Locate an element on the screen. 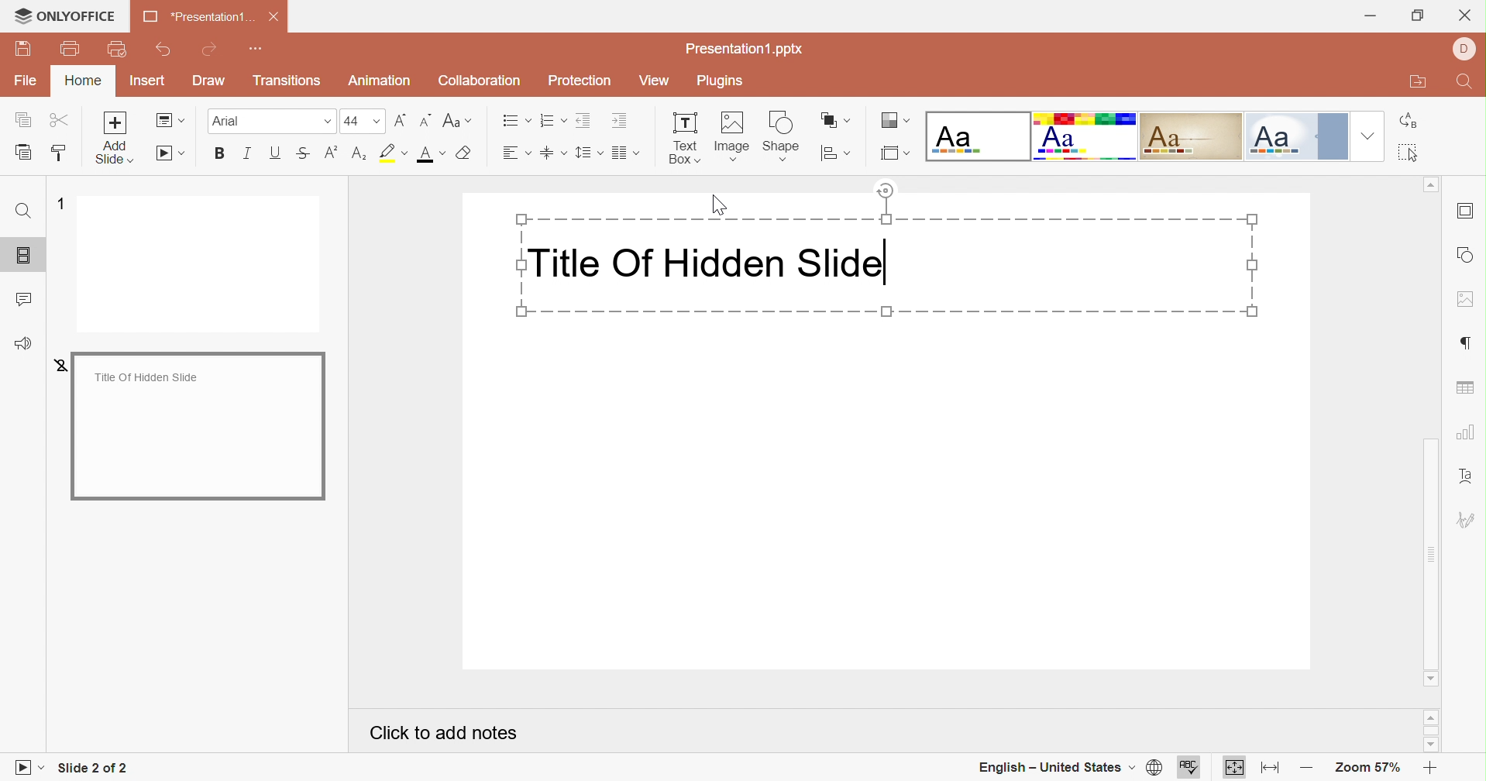  Highlight color is located at coordinates (360, 154).